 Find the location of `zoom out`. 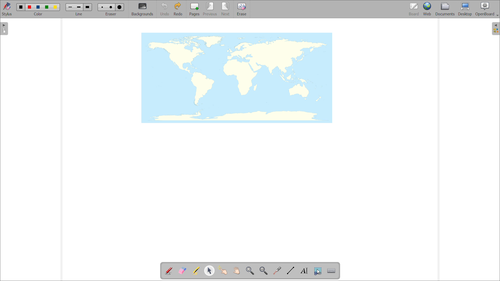

zoom out is located at coordinates (263, 271).